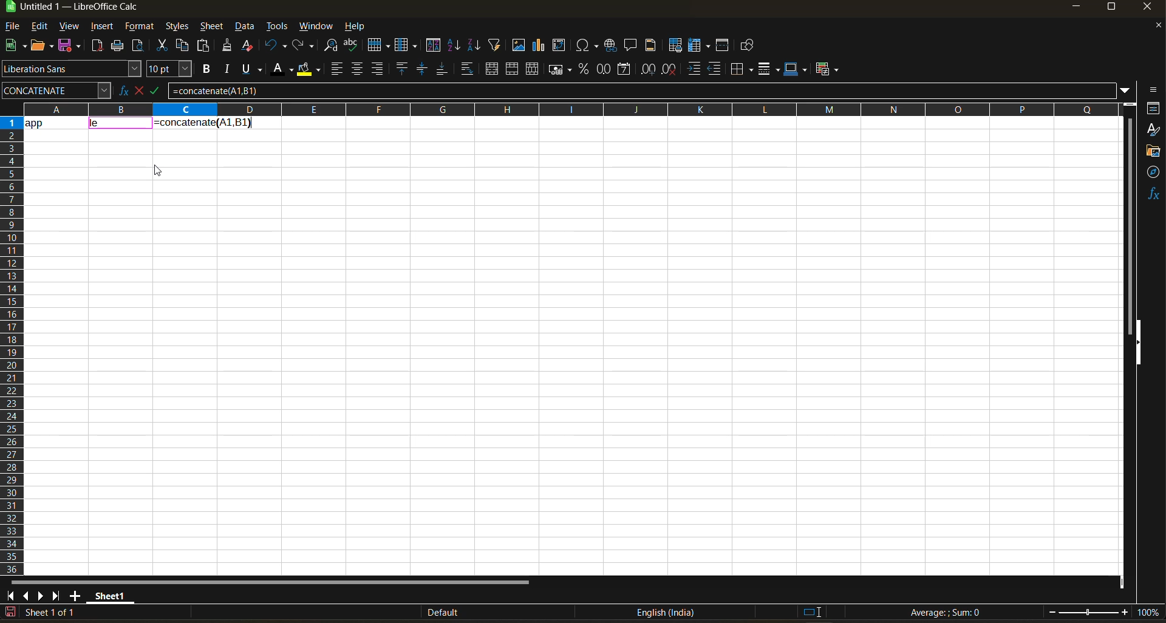 This screenshot has height=623, width=1166. Describe the element at coordinates (378, 44) in the screenshot. I see `row` at that location.